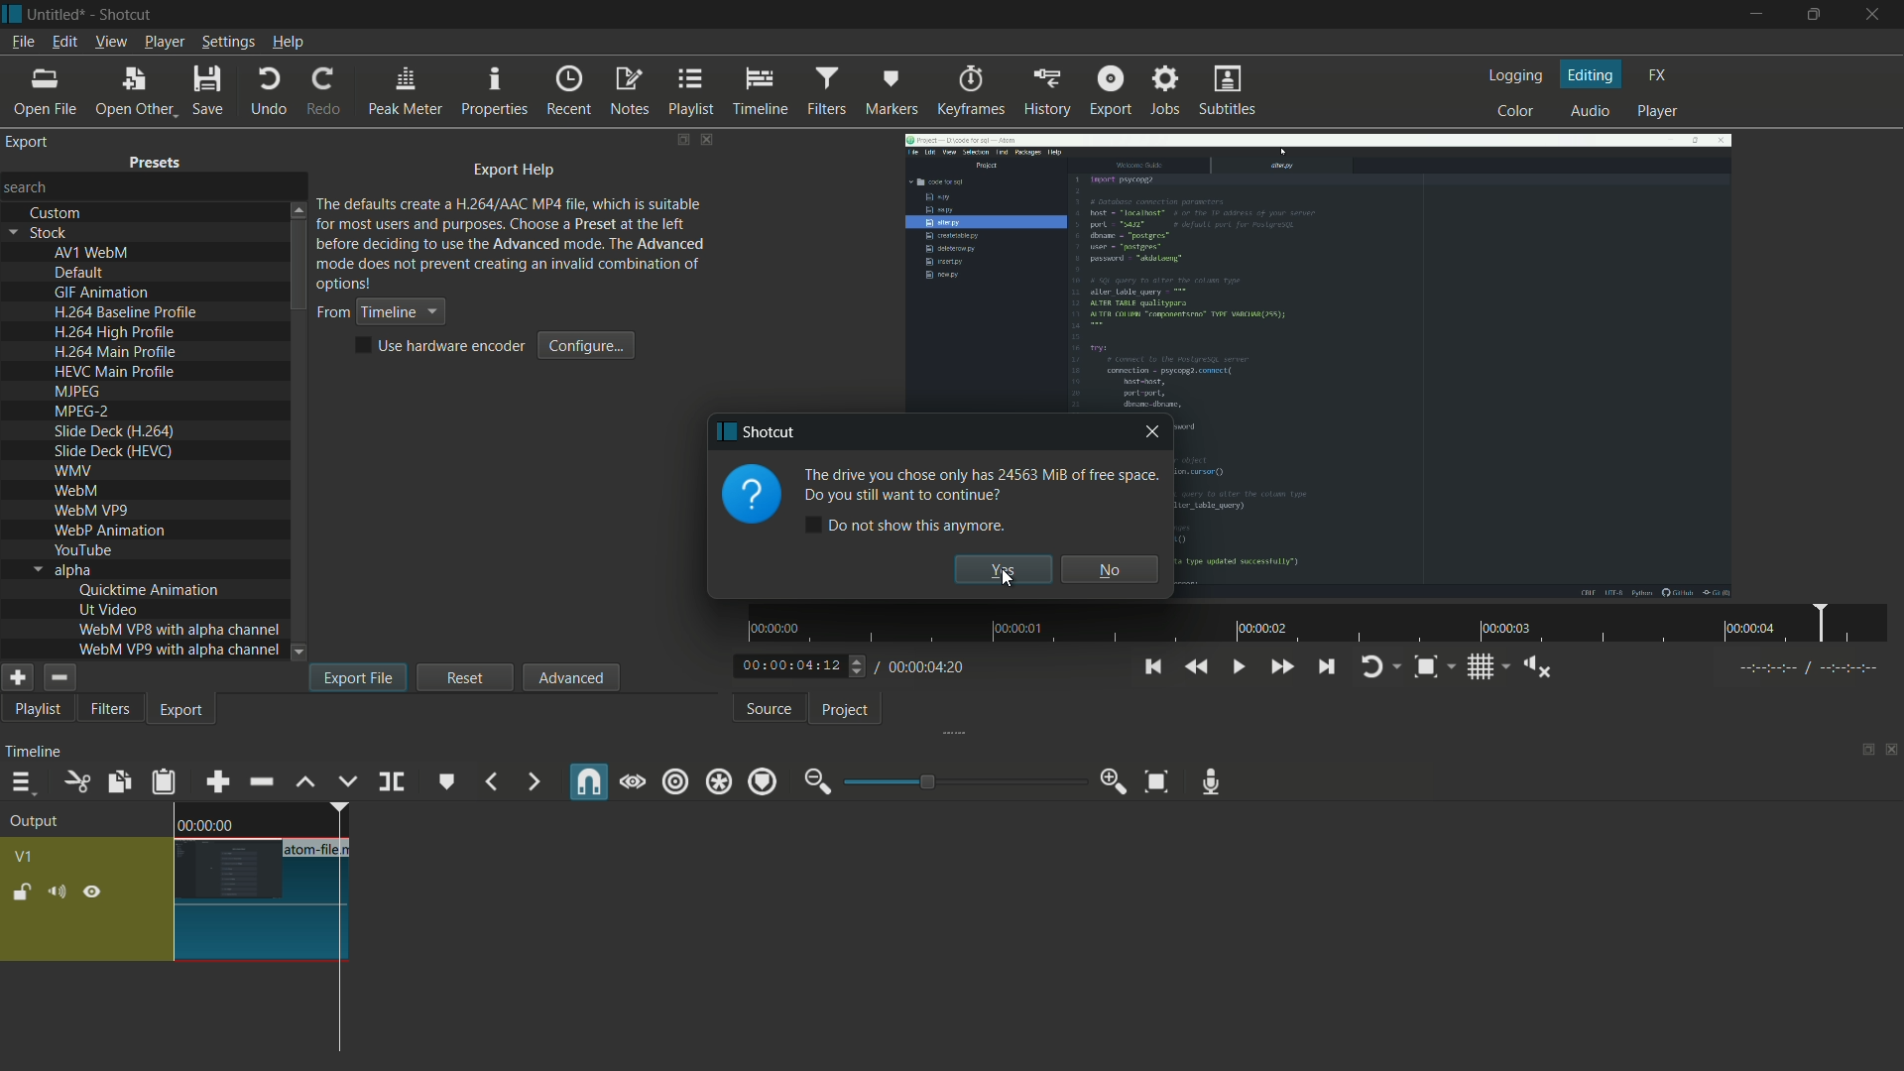 Image resolution: width=1904 pixels, height=1071 pixels. What do you see at coordinates (358, 677) in the screenshot?
I see `export file` at bounding box center [358, 677].